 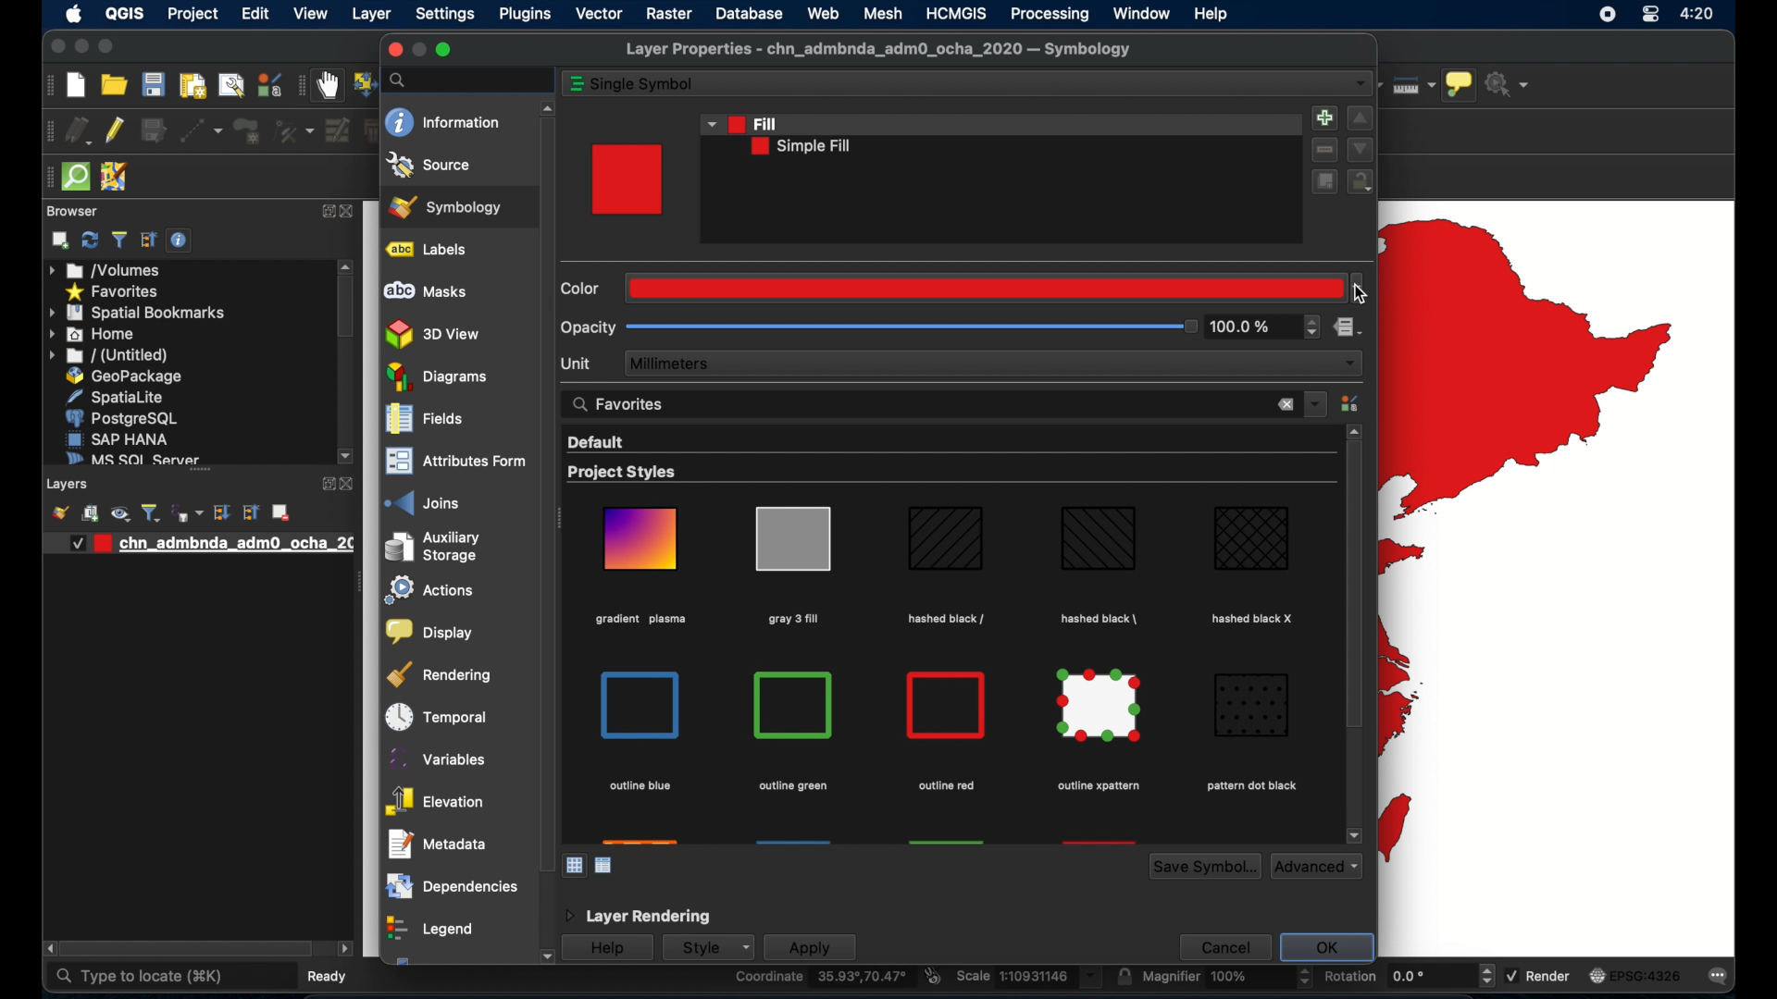 What do you see at coordinates (432, 547) in the screenshot?
I see `auxiliary storage` at bounding box center [432, 547].